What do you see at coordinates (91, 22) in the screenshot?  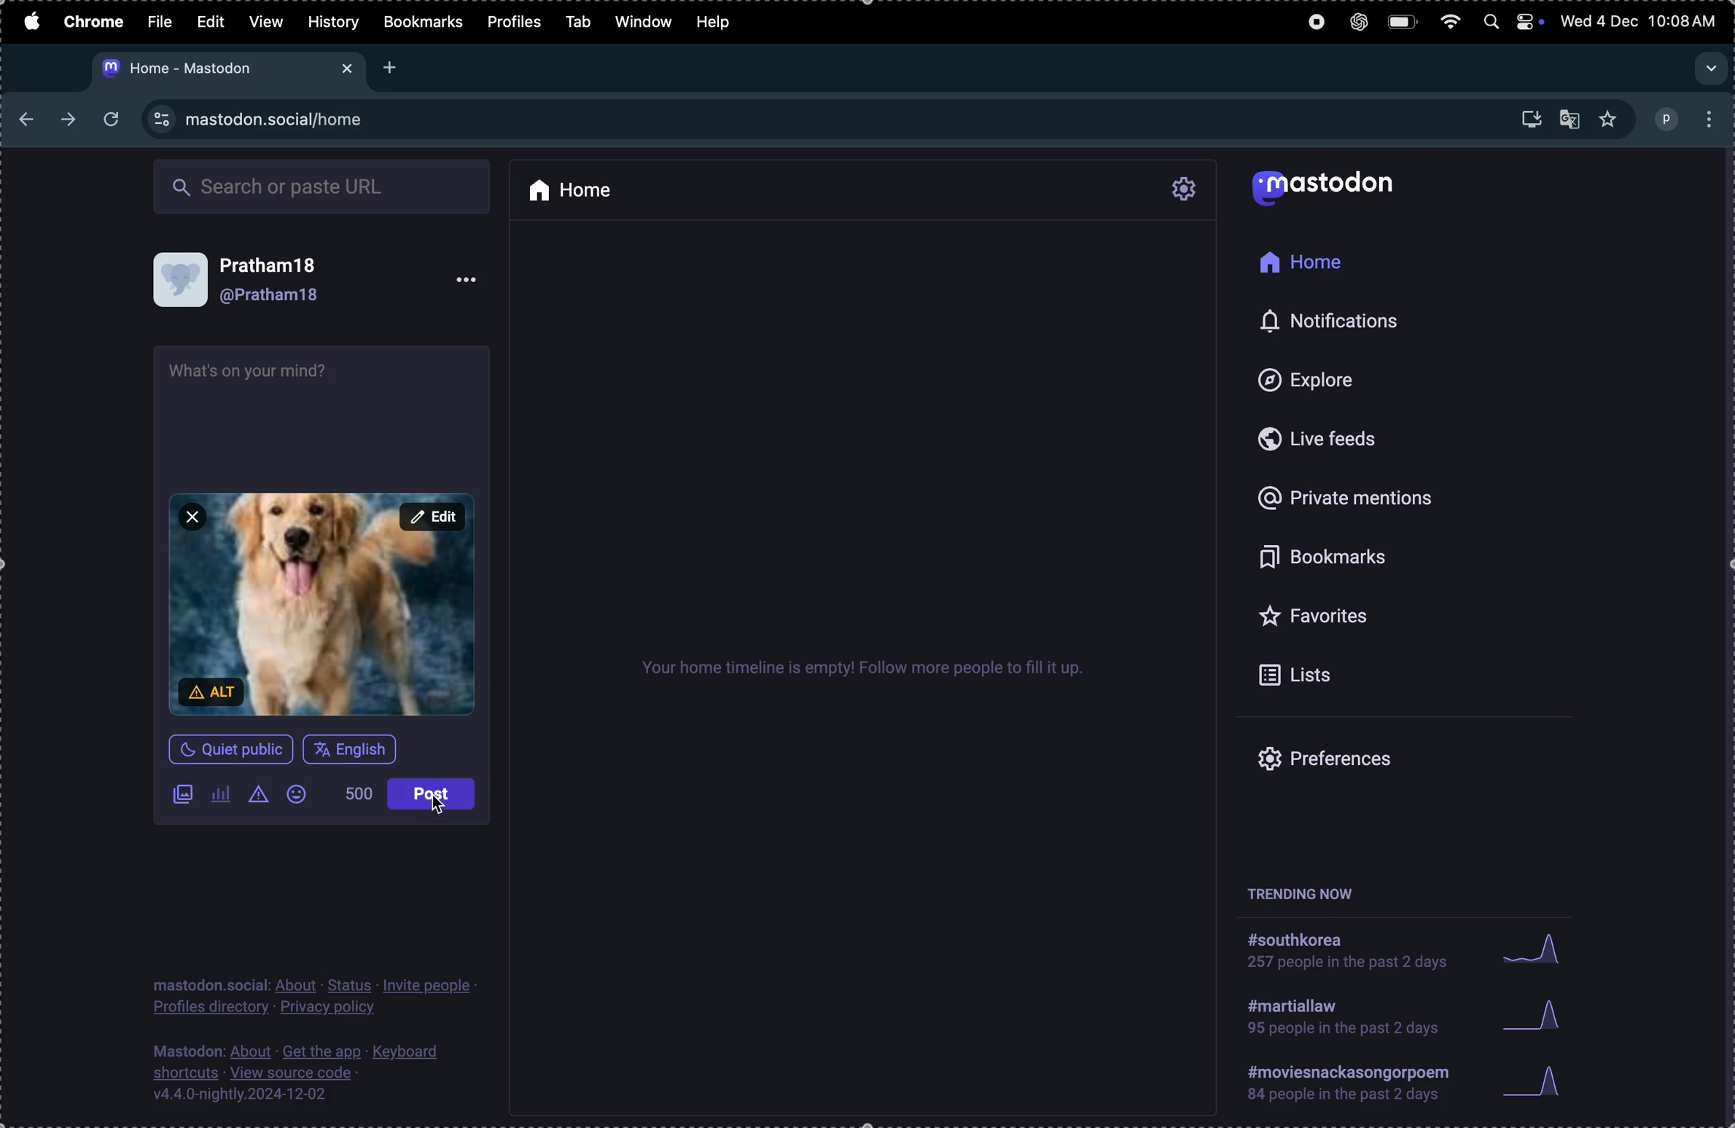 I see `Chrome` at bounding box center [91, 22].